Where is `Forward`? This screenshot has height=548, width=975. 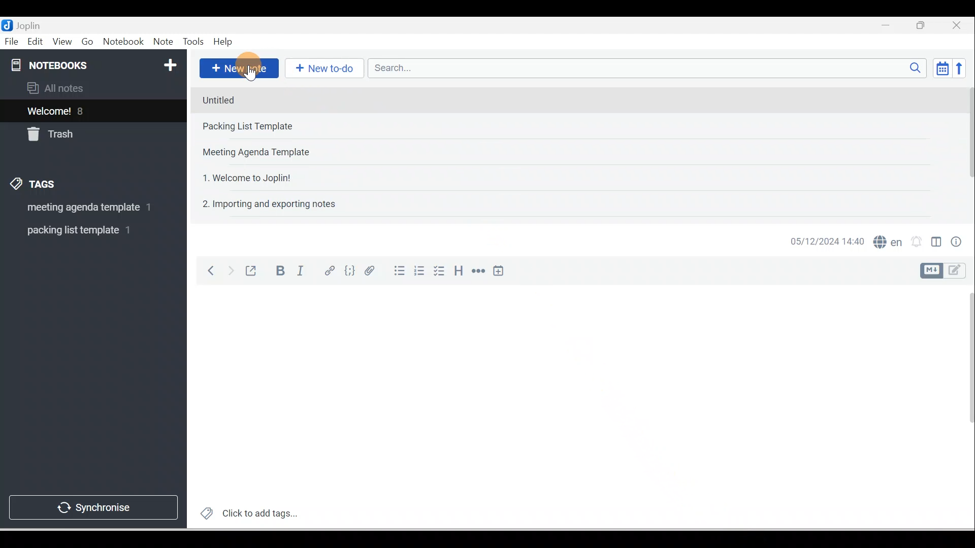
Forward is located at coordinates (230, 270).